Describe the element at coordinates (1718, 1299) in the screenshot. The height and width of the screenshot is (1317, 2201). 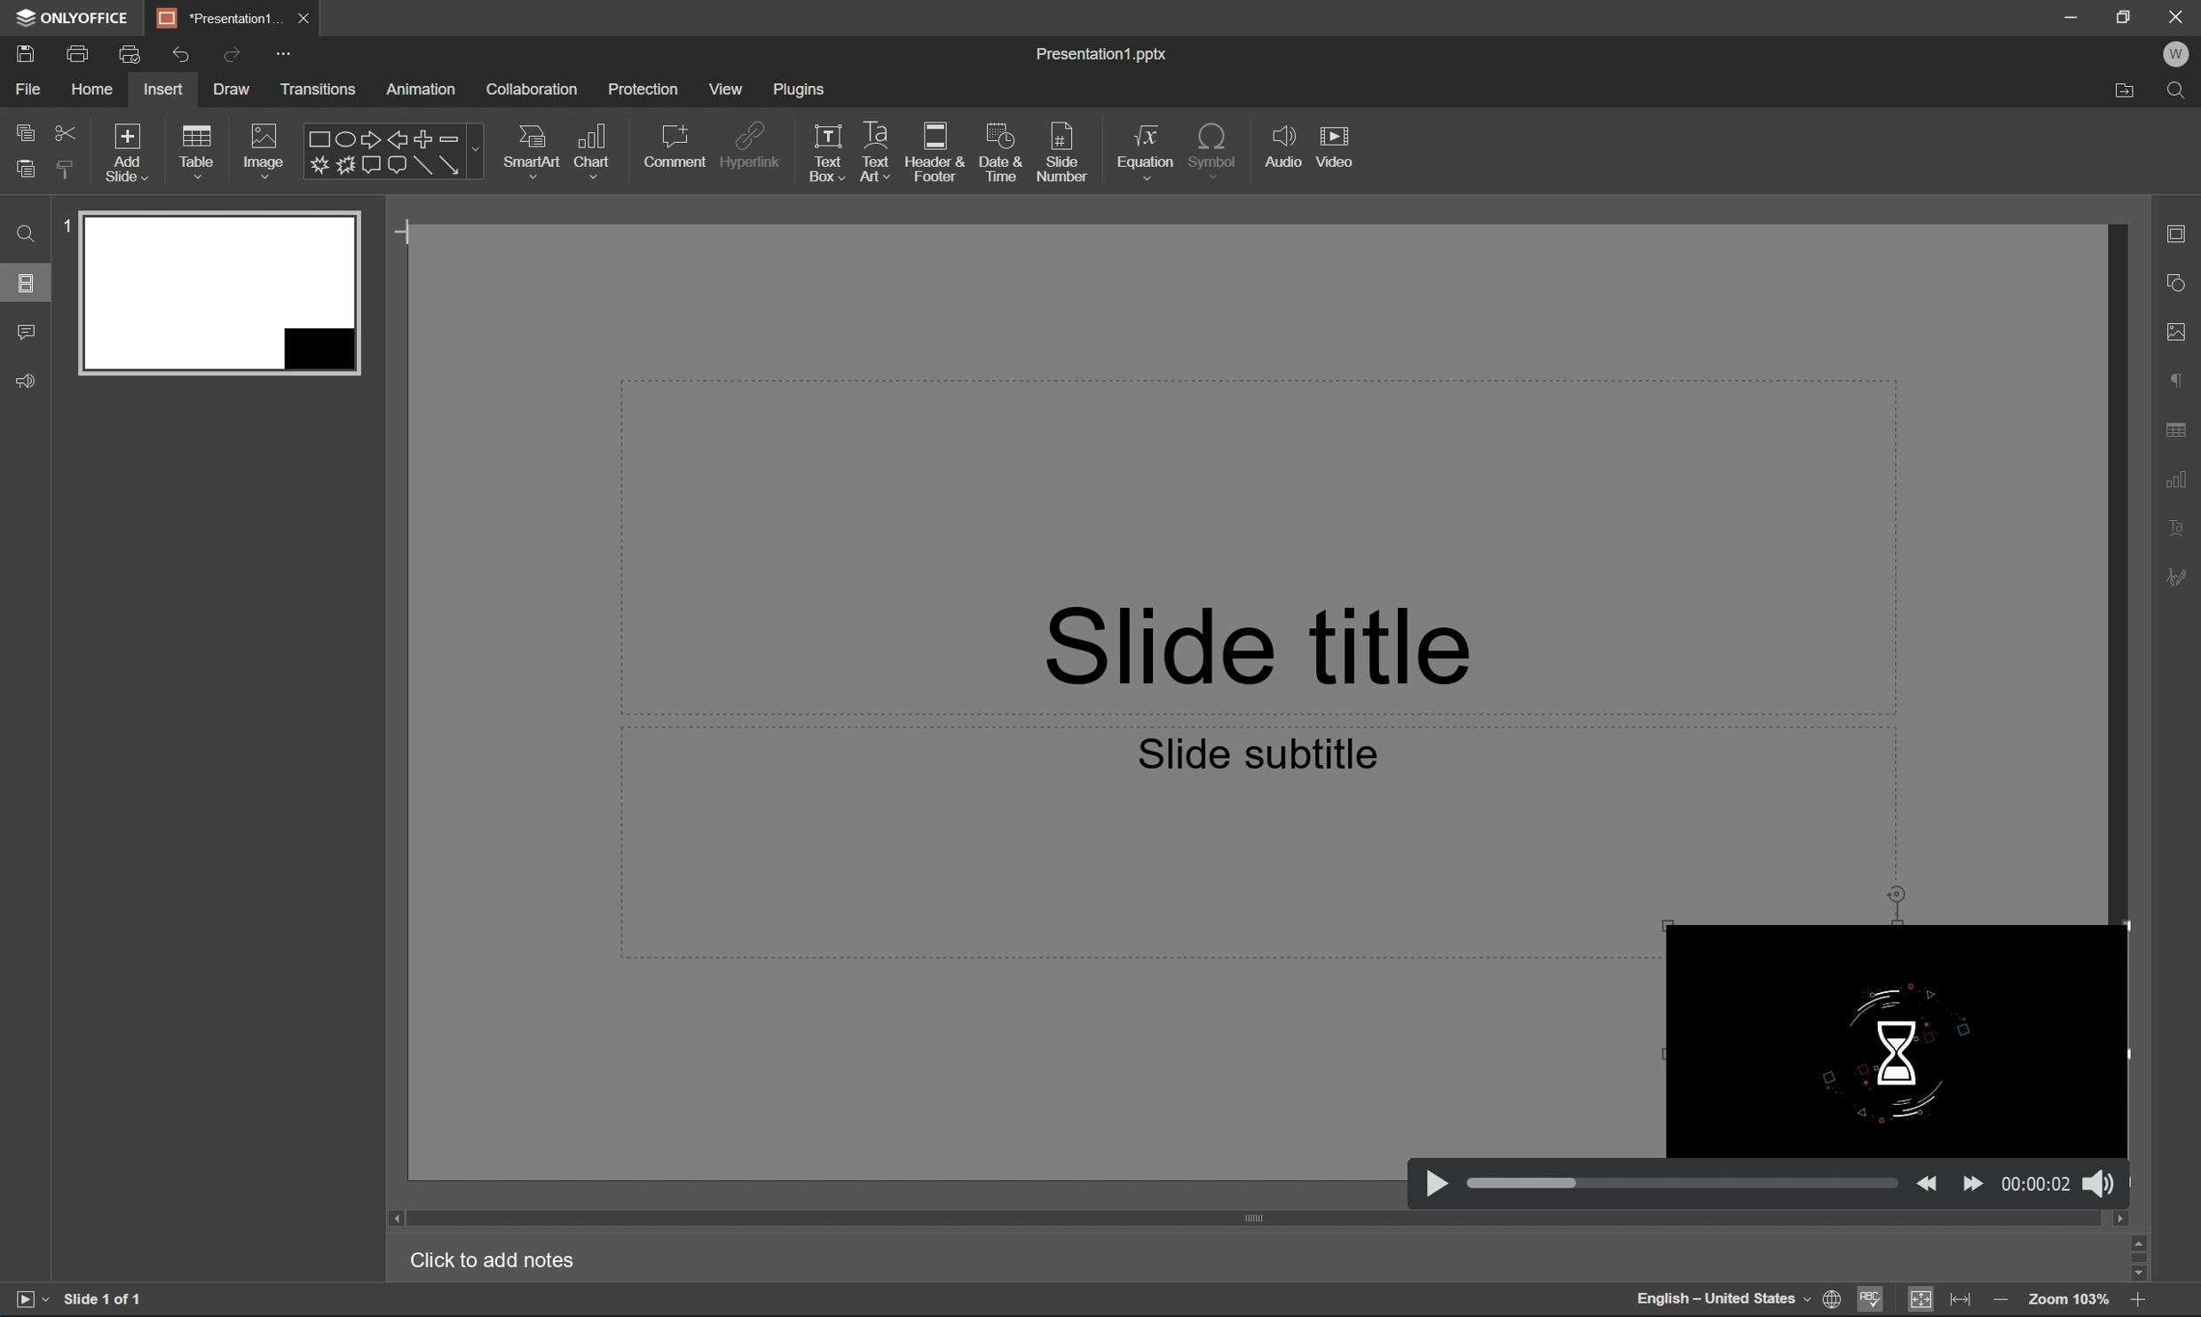
I see `English - United States` at that location.